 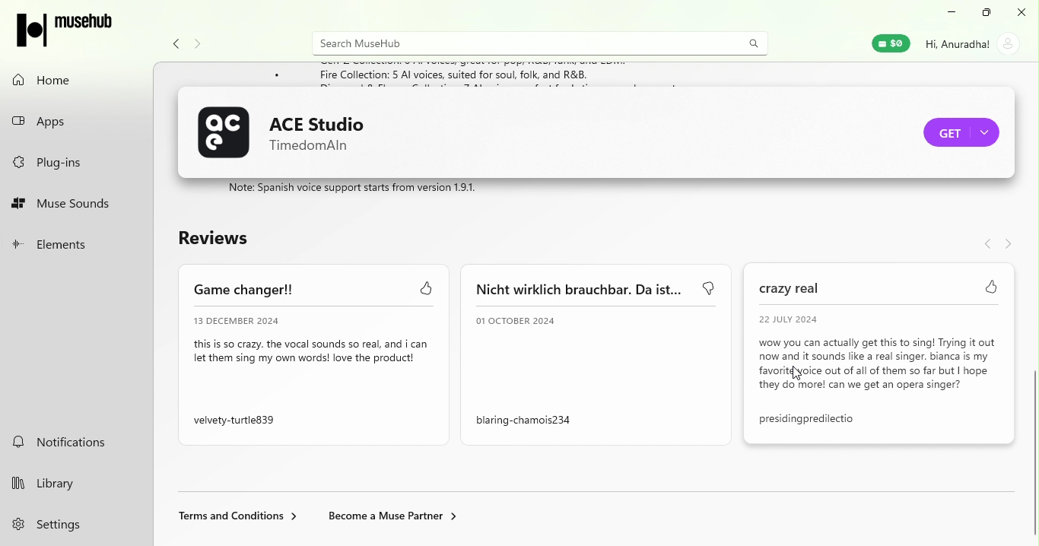 What do you see at coordinates (751, 43) in the screenshot?
I see `search` at bounding box center [751, 43].